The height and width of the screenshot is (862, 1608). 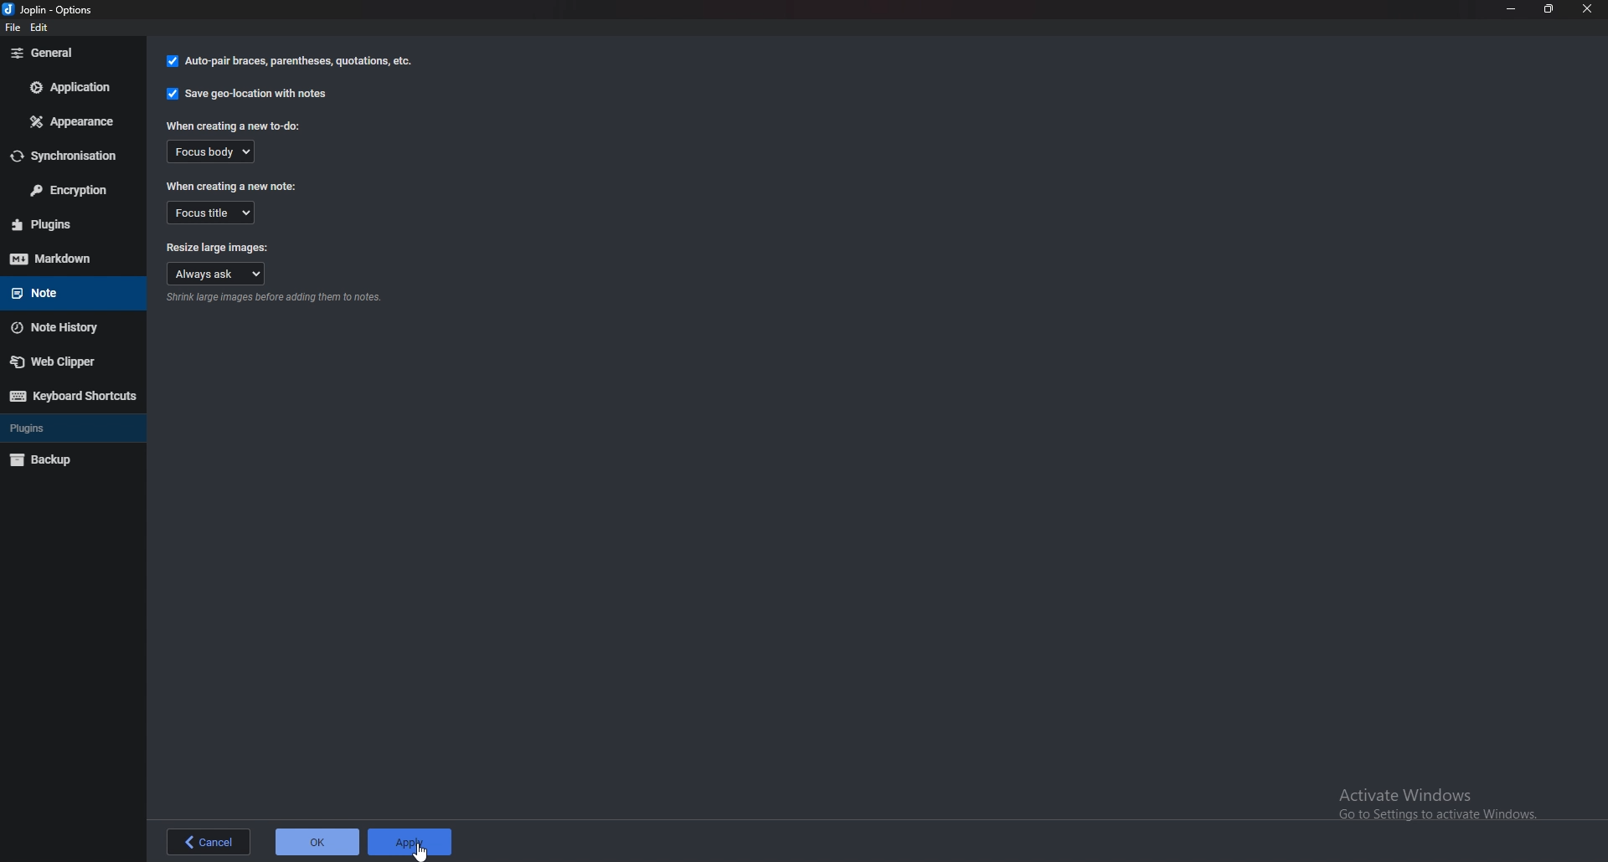 I want to click on apply, so click(x=414, y=841).